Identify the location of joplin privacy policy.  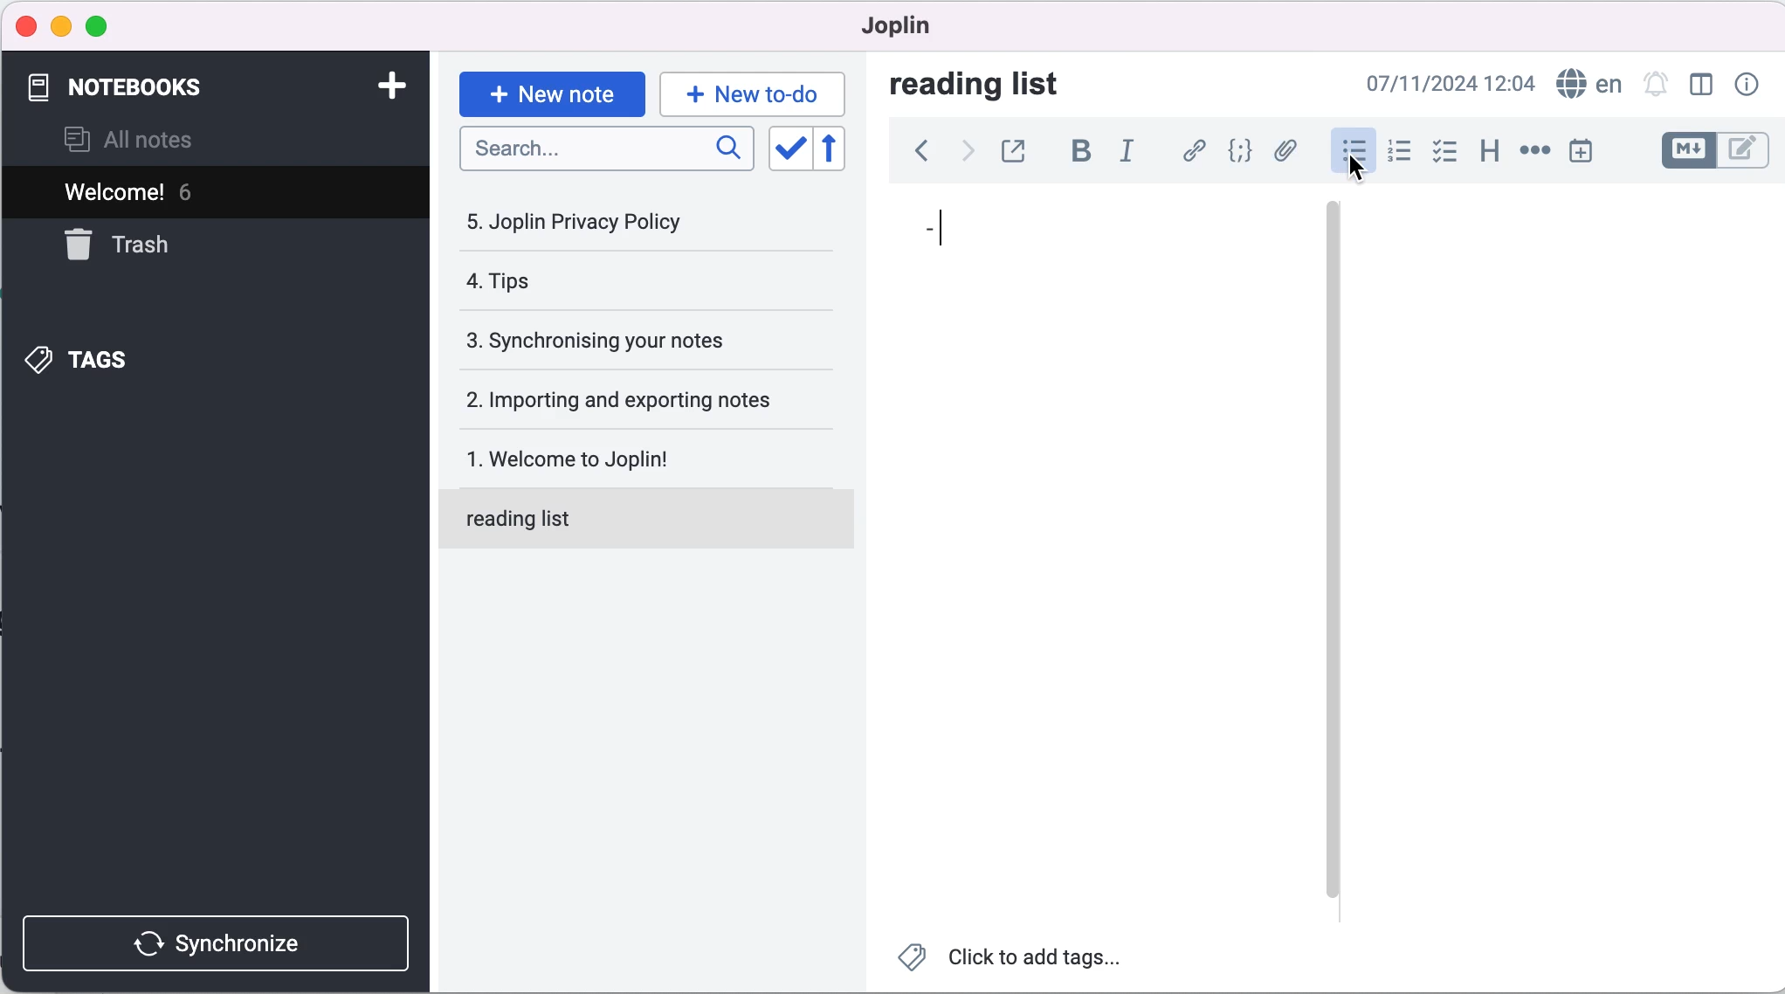
(610, 228).